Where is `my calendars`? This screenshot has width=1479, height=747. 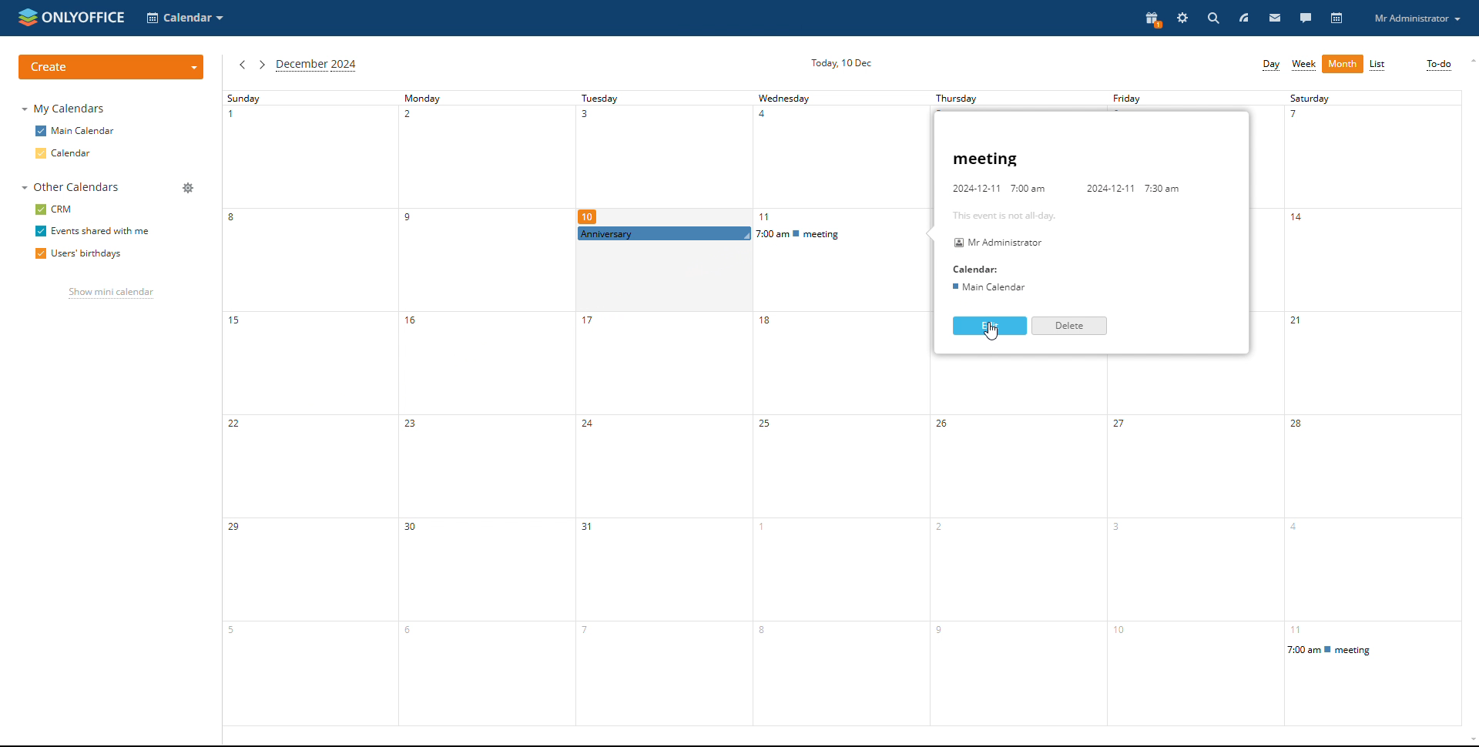
my calendars is located at coordinates (64, 109).